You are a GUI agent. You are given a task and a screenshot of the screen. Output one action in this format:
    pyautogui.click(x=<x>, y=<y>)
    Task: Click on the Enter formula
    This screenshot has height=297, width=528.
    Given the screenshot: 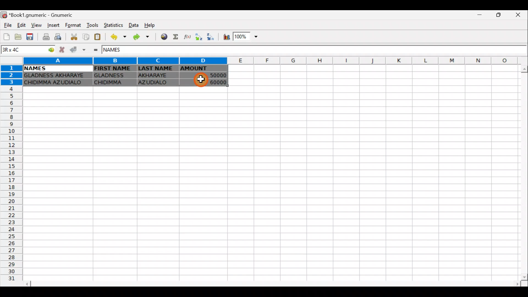 What is the action you would take?
    pyautogui.click(x=96, y=51)
    